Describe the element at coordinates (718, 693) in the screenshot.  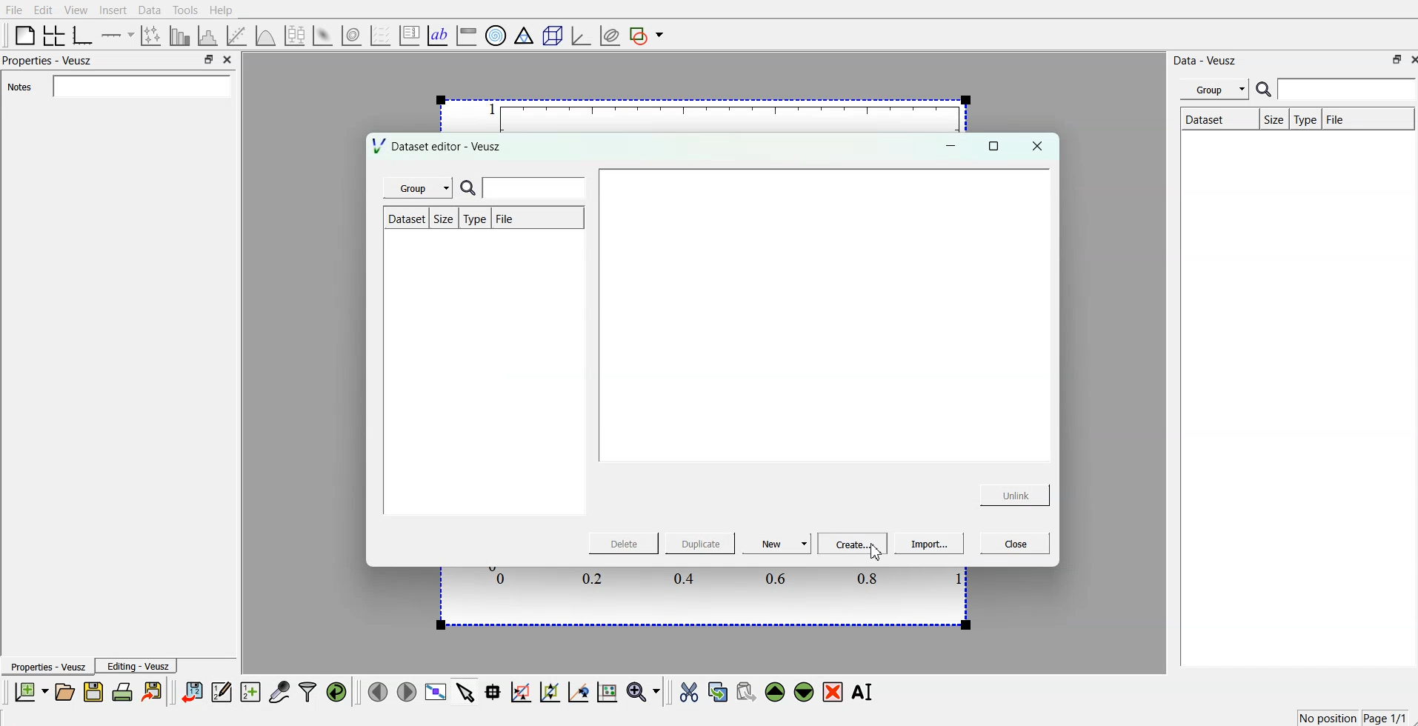
I see `copy the selected widgets` at that location.